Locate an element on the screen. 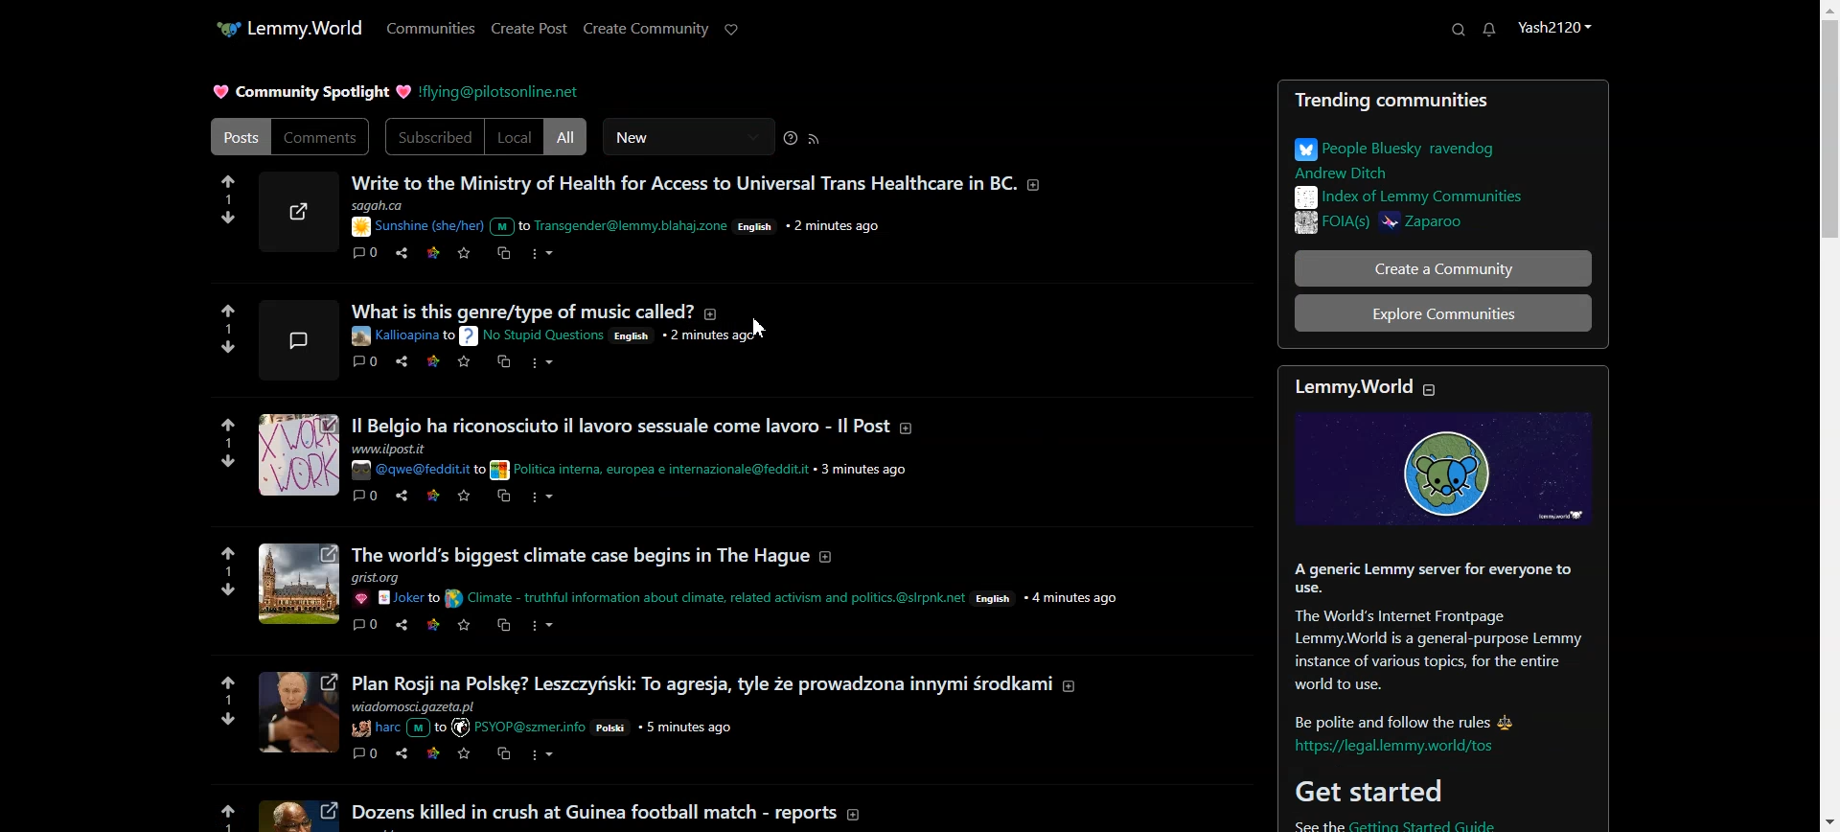 The width and height of the screenshot is (1840, 832). Hyperlink is located at coordinates (389, 225).